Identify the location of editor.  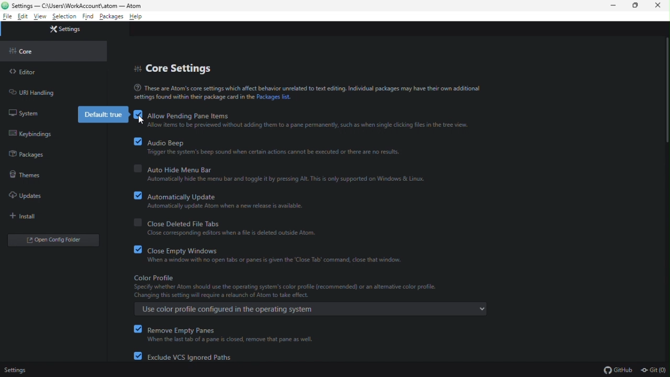
(32, 72).